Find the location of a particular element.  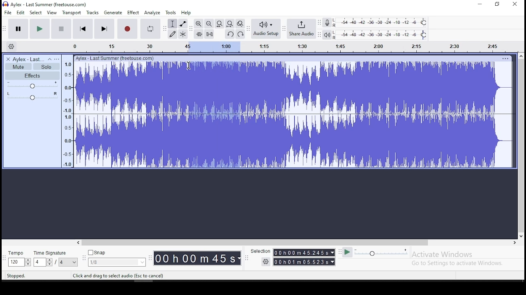

time signature is located at coordinates (56, 259).